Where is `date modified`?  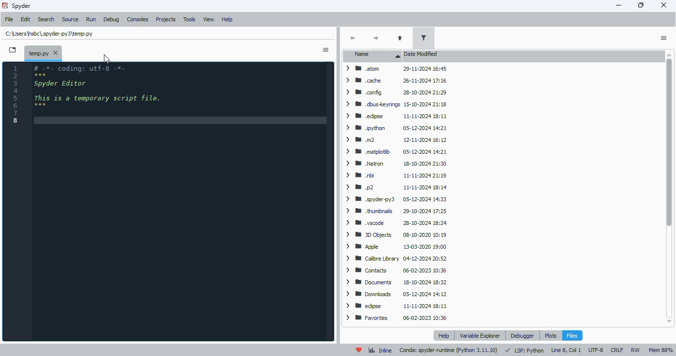
date modified is located at coordinates (422, 54).